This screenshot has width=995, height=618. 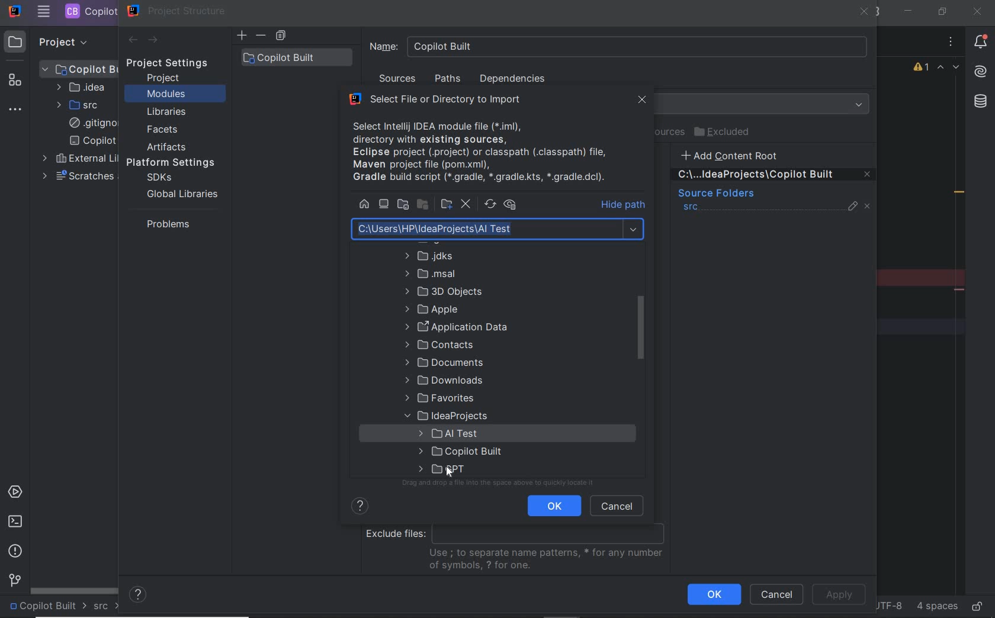 I want to click on path, so click(x=498, y=229).